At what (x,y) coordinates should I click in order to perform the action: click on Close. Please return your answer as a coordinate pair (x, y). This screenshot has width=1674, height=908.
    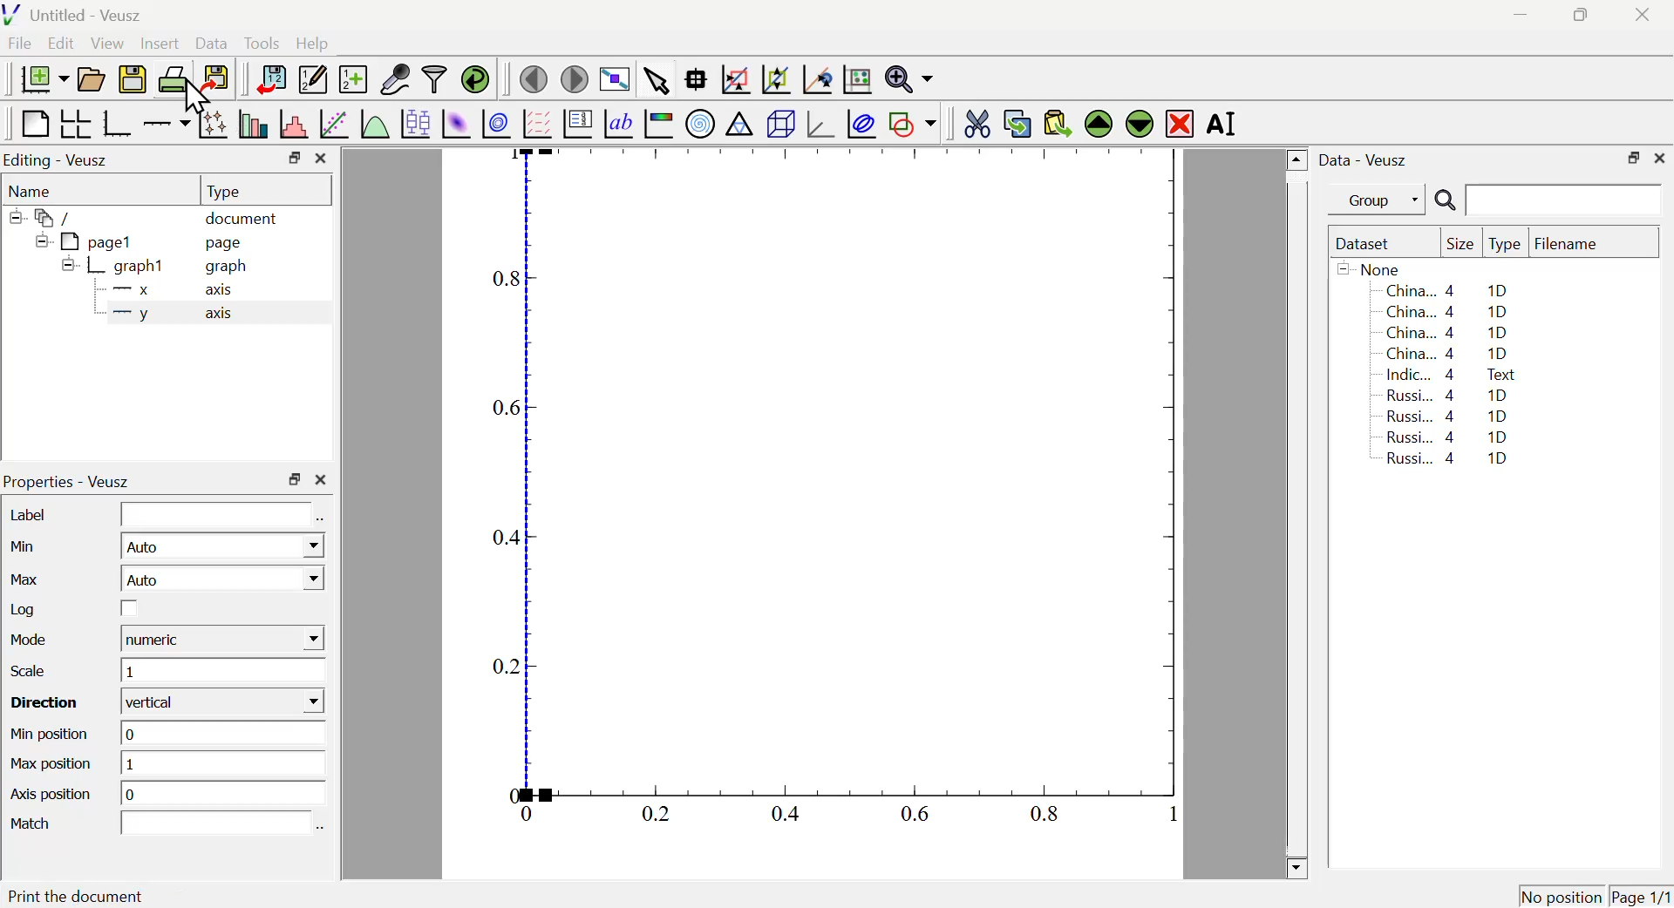
    Looking at the image, I should click on (321, 159).